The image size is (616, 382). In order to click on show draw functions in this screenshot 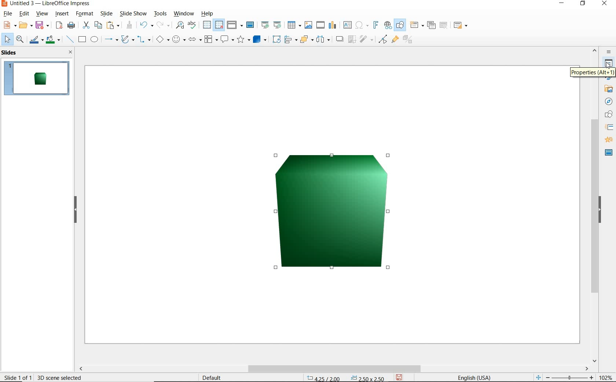, I will do `click(401, 25)`.